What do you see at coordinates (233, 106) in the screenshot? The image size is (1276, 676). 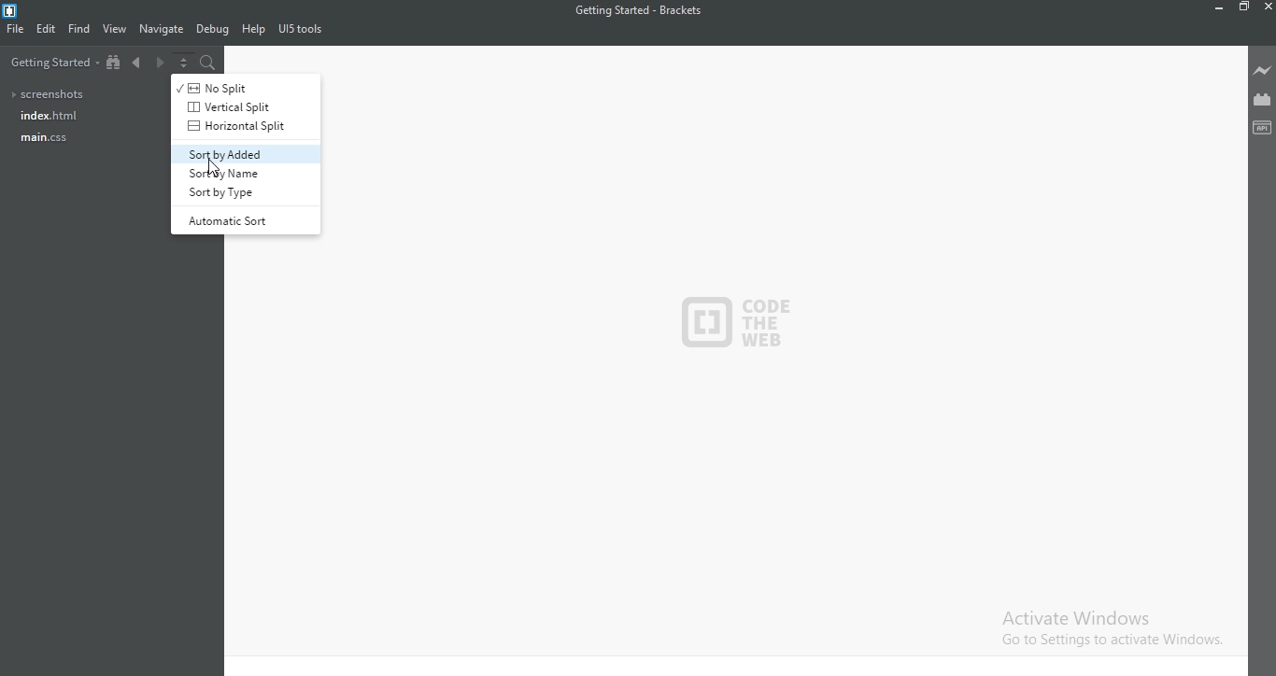 I see `vertical split` at bounding box center [233, 106].